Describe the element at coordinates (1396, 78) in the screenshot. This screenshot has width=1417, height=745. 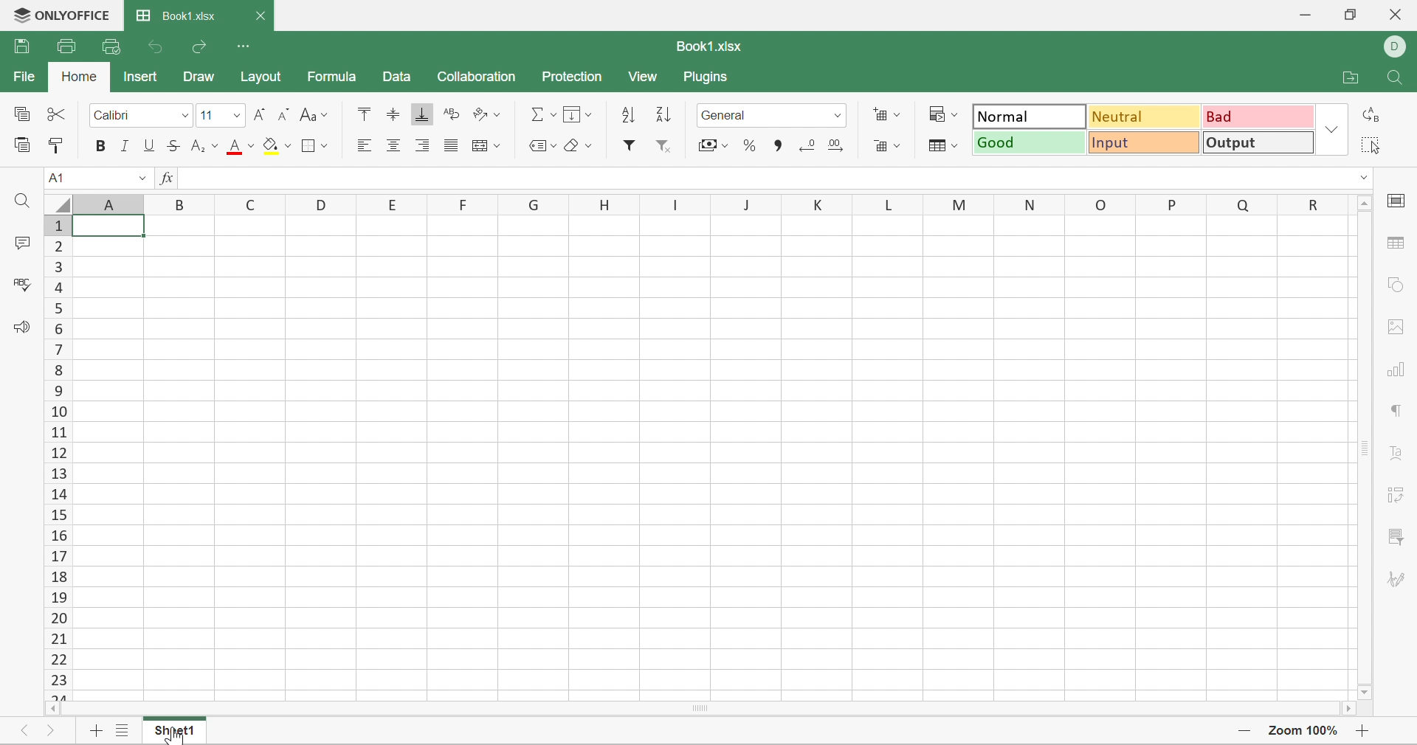
I see `Find` at that location.